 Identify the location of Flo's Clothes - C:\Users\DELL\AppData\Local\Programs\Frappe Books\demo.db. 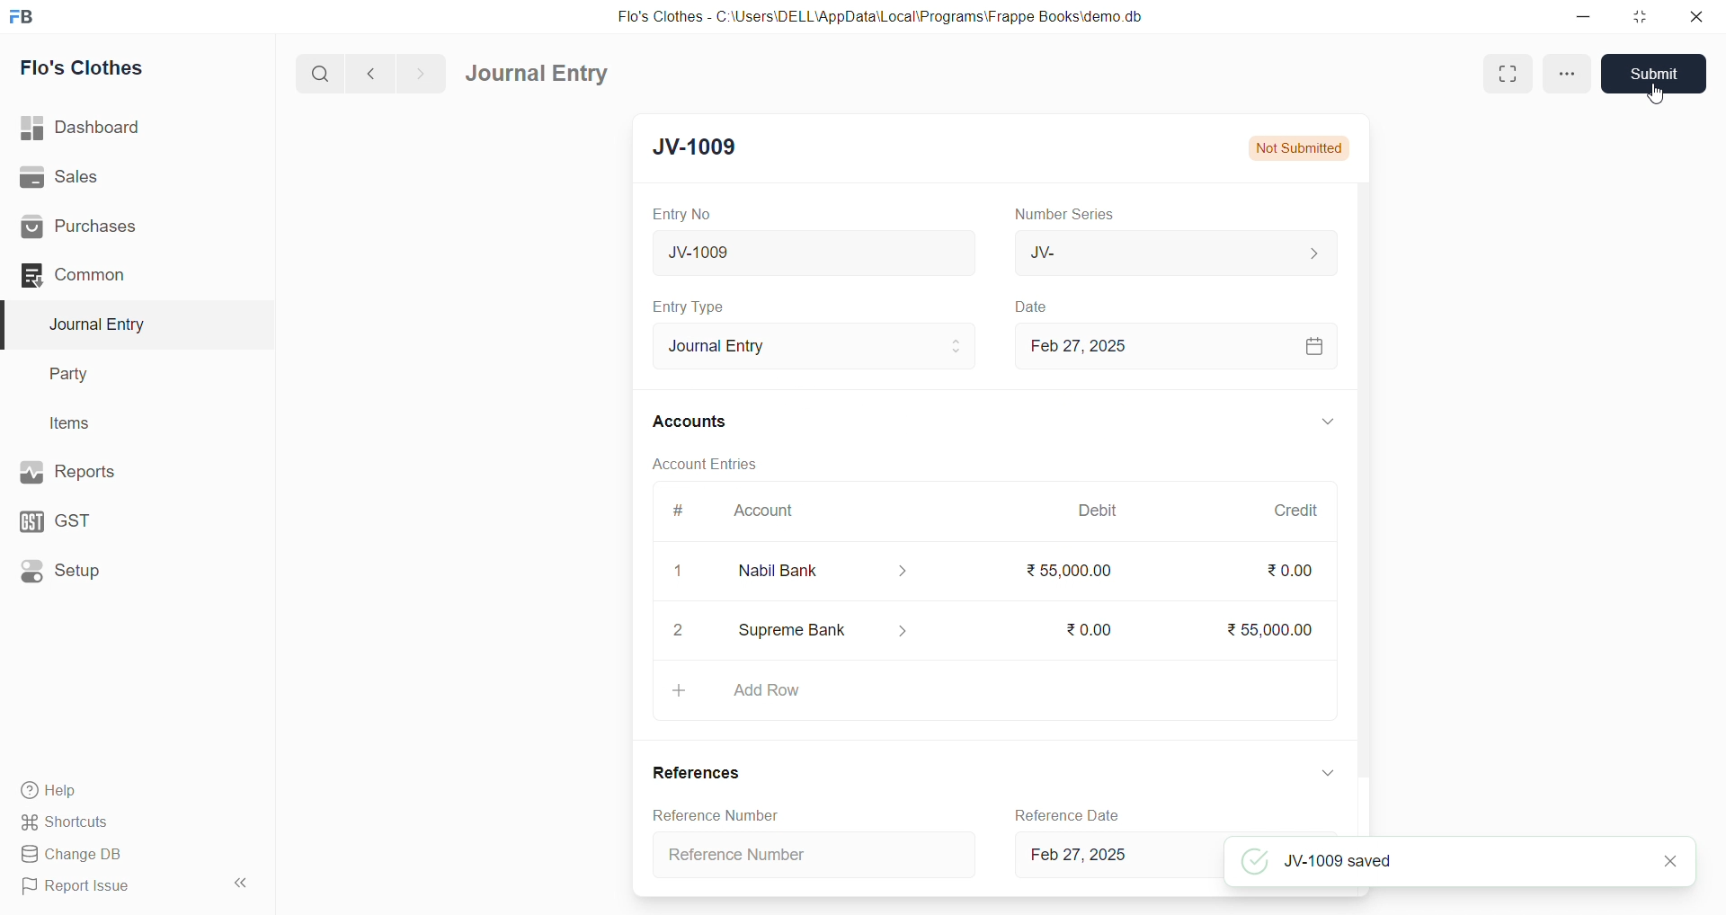
(880, 15).